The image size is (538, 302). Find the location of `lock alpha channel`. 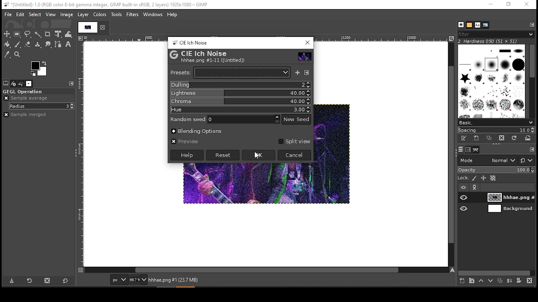

lock alpha channel is located at coordinates (494, 179).